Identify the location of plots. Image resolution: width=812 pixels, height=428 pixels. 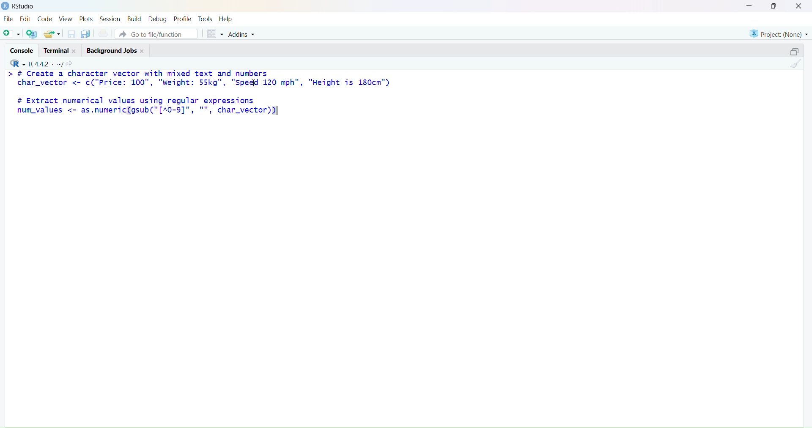
(86, 19).